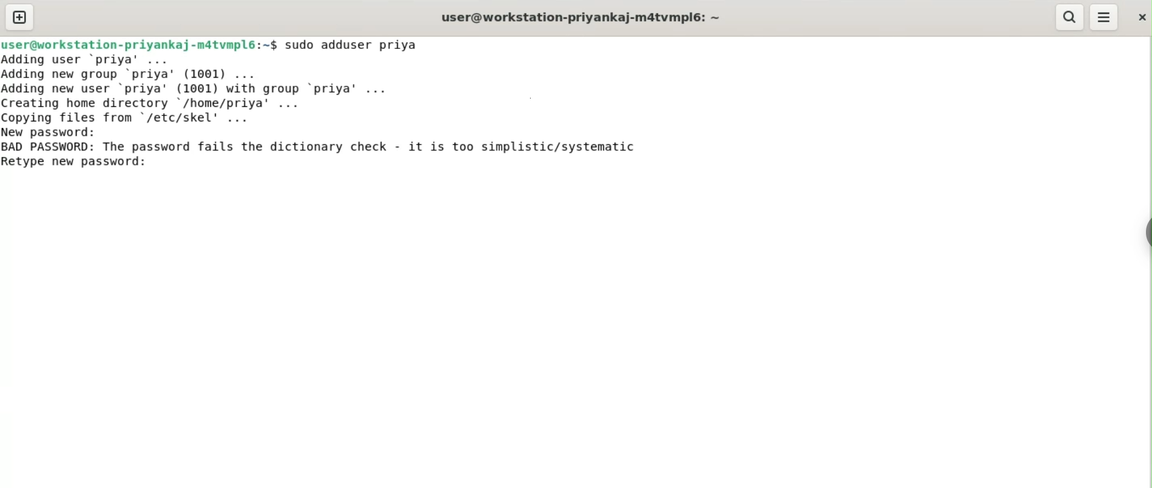 This screenshot has height=488, width=1152. Describe the element at coordinates (1104, 18) in the screenshot. I see `menu` at that location.